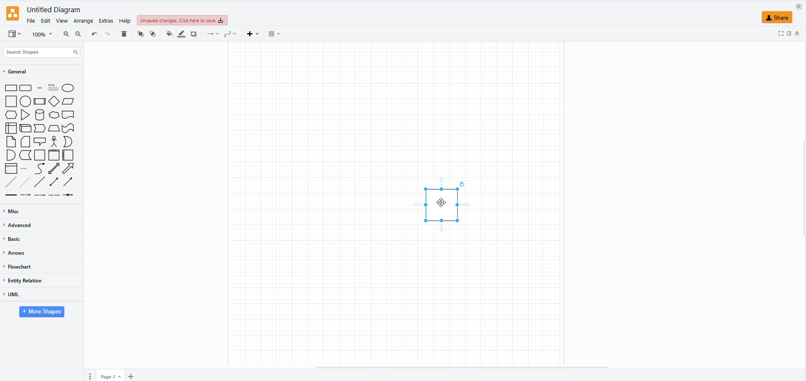 The width and height of the screenshot is (806, 381). What do you see at coordinates (26, 155) in the screenshot?
I see `data storage` at bounding box center [26, 155].